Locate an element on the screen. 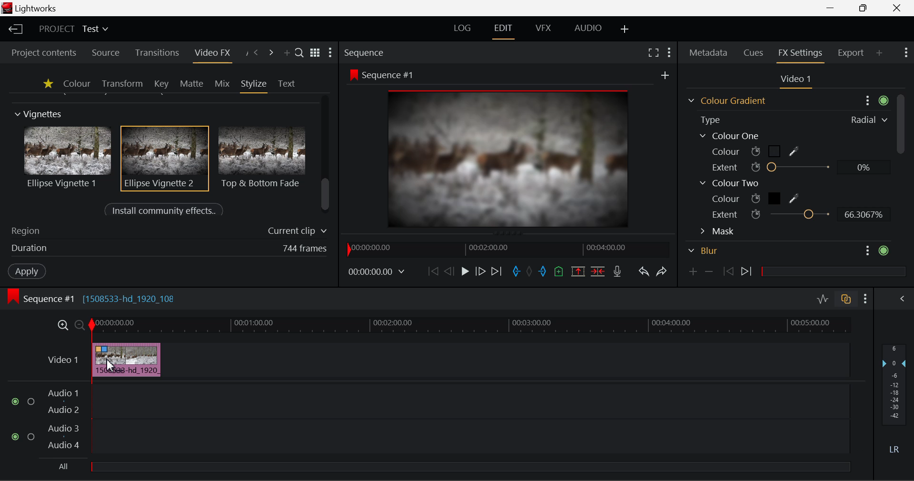  Transform is located at coordinates (122, 83).